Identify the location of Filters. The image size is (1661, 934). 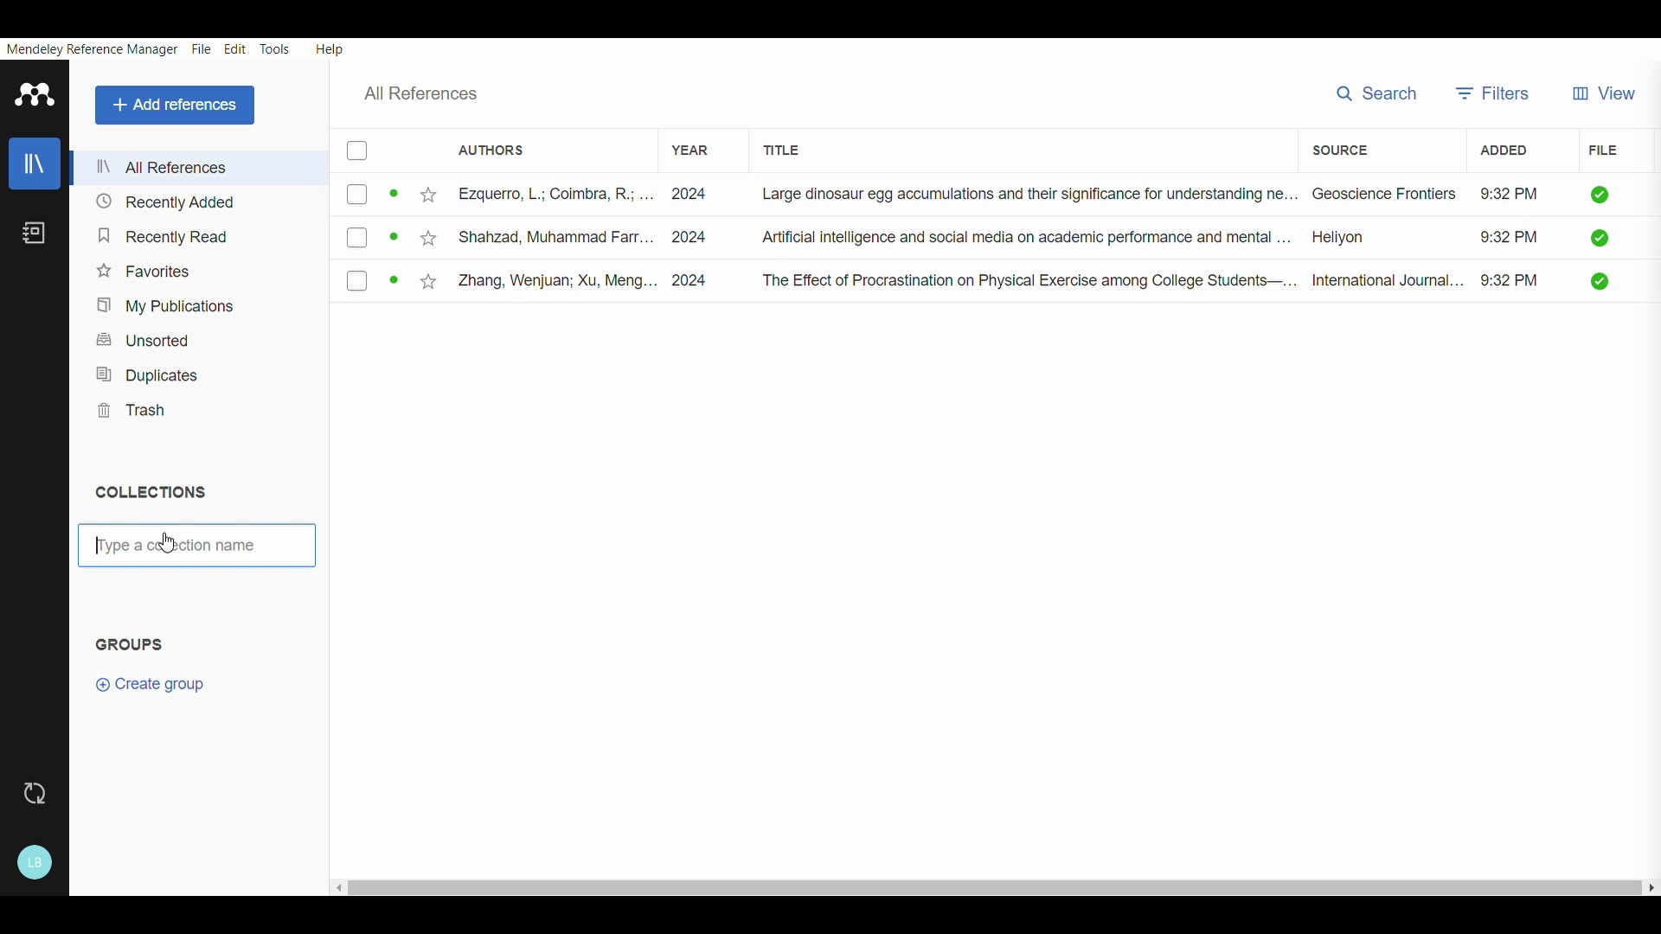
(1495, 89).